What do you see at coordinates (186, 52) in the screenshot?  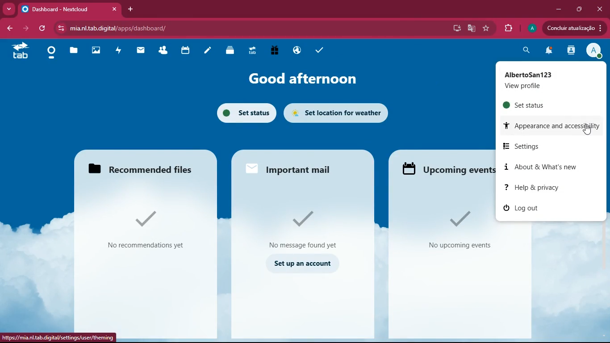 I see `calendar` at bounding box center [186, 52].